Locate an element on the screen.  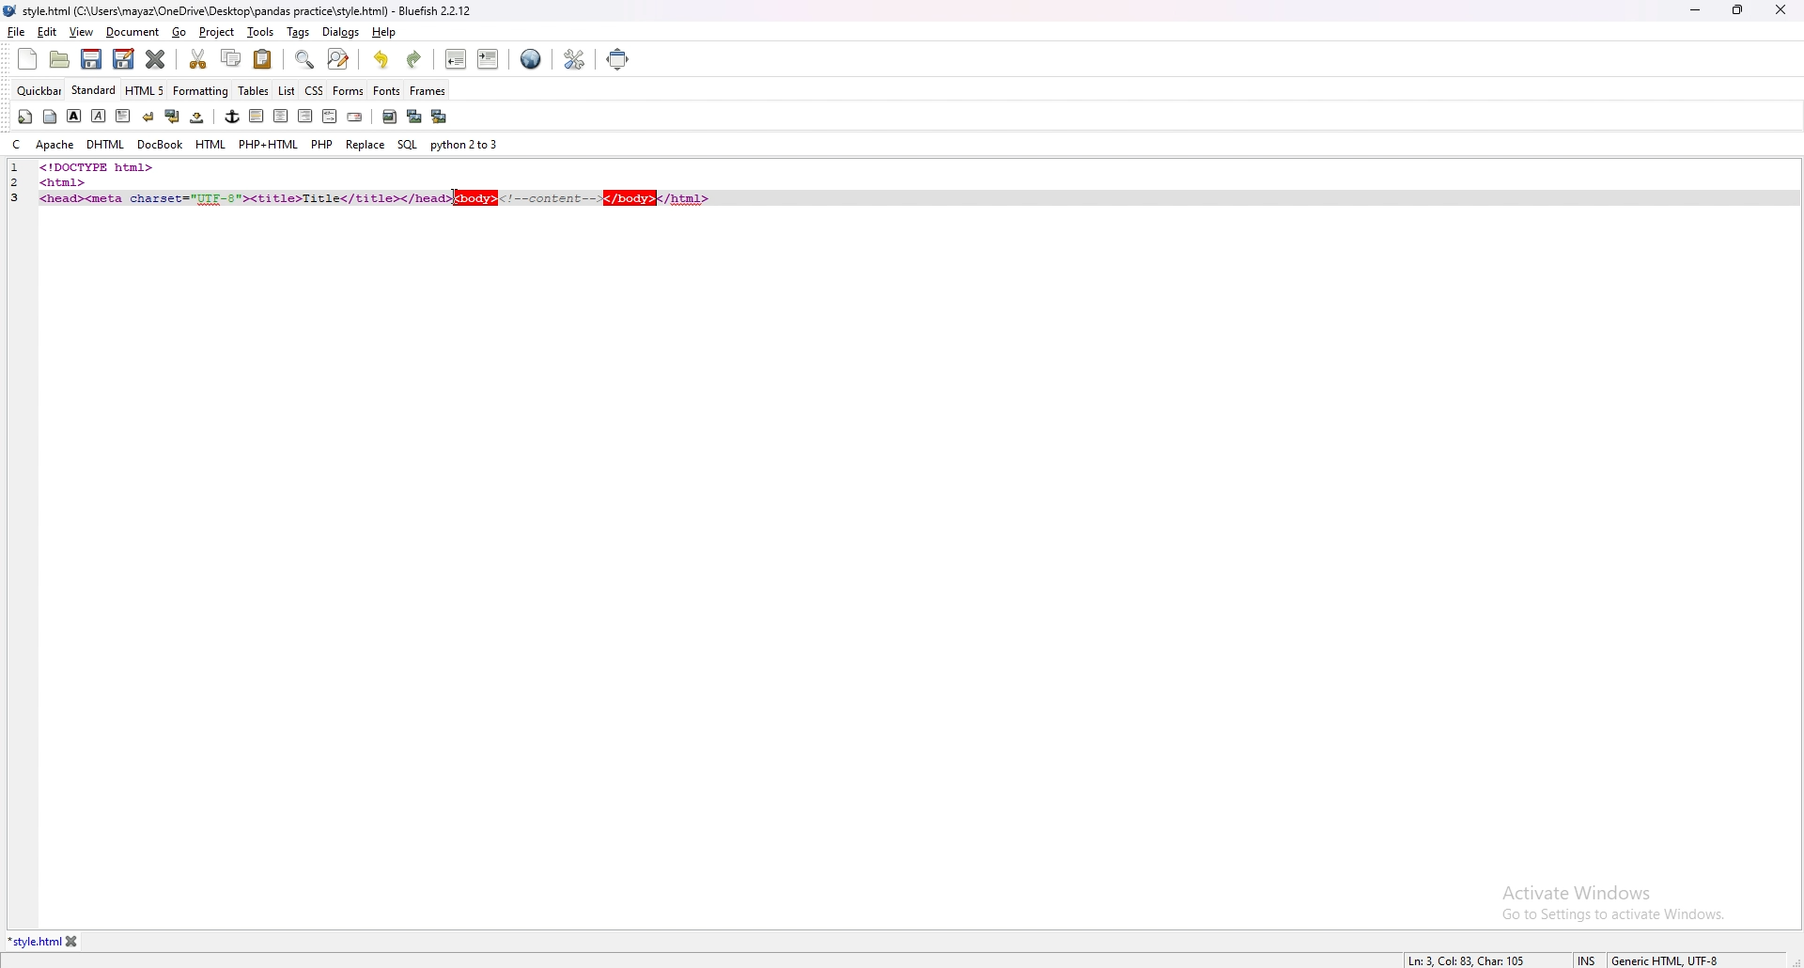
sql is located at coordinates (407, 144).